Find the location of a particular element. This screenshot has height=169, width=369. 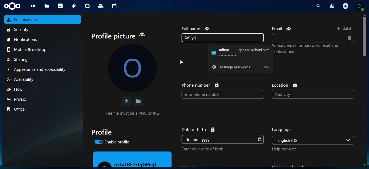

profile preview is located at coordinates (133, 159).